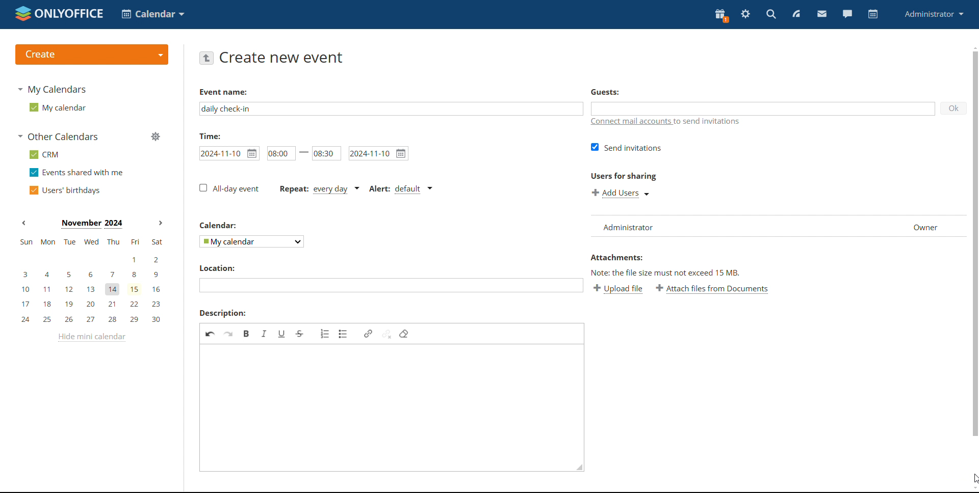 This screenshot has width=979, height=493. Describe the element at coordinates (228, 188) in the screenshot. I see `all-day event checkbox` at that location.